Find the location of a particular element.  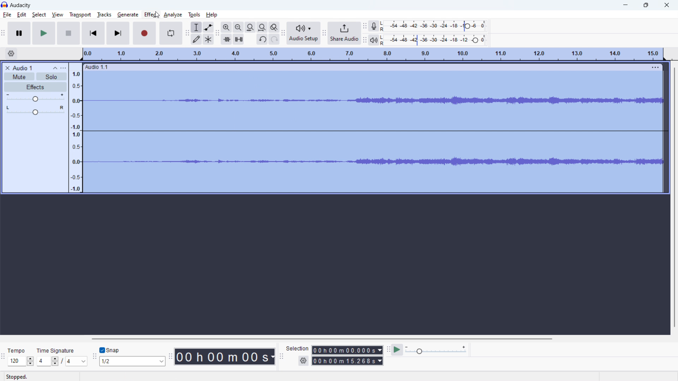

cursor is located at coordinates (157, 14).